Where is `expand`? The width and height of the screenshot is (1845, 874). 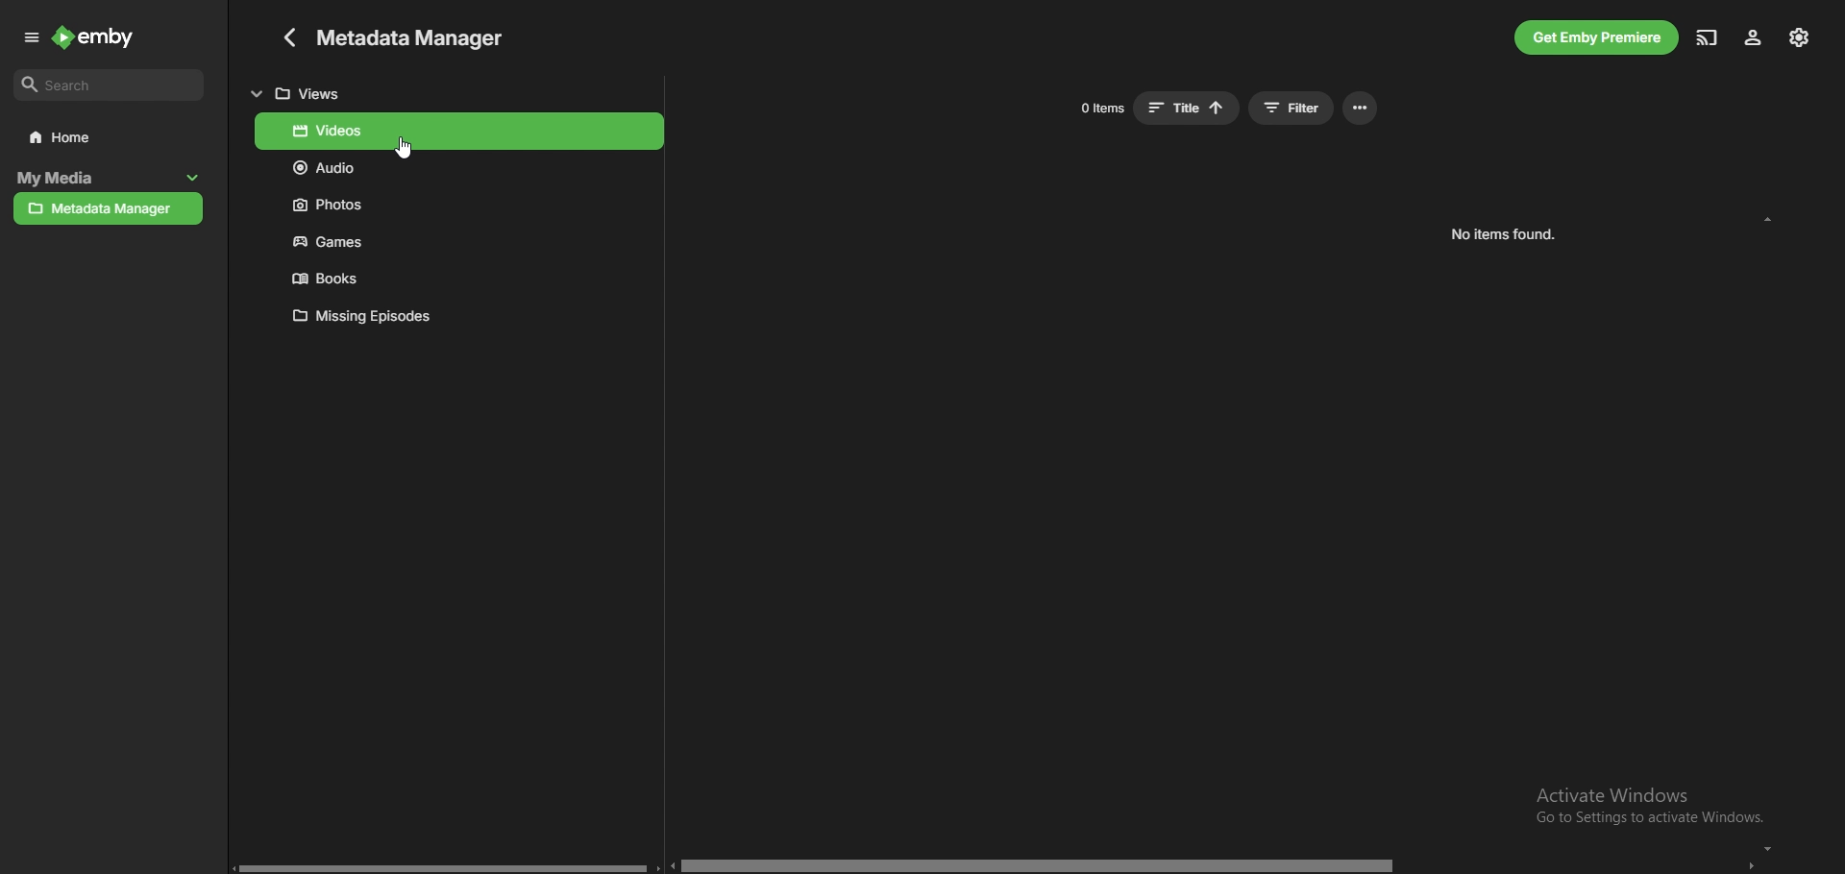 expand is located at coordinates (33, 38).